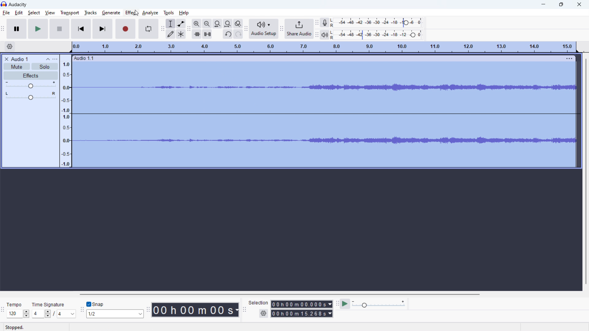  What do you see at coordinates (17, 66) in the screenshot?
I see `mute` at bounding box center [17, 66].